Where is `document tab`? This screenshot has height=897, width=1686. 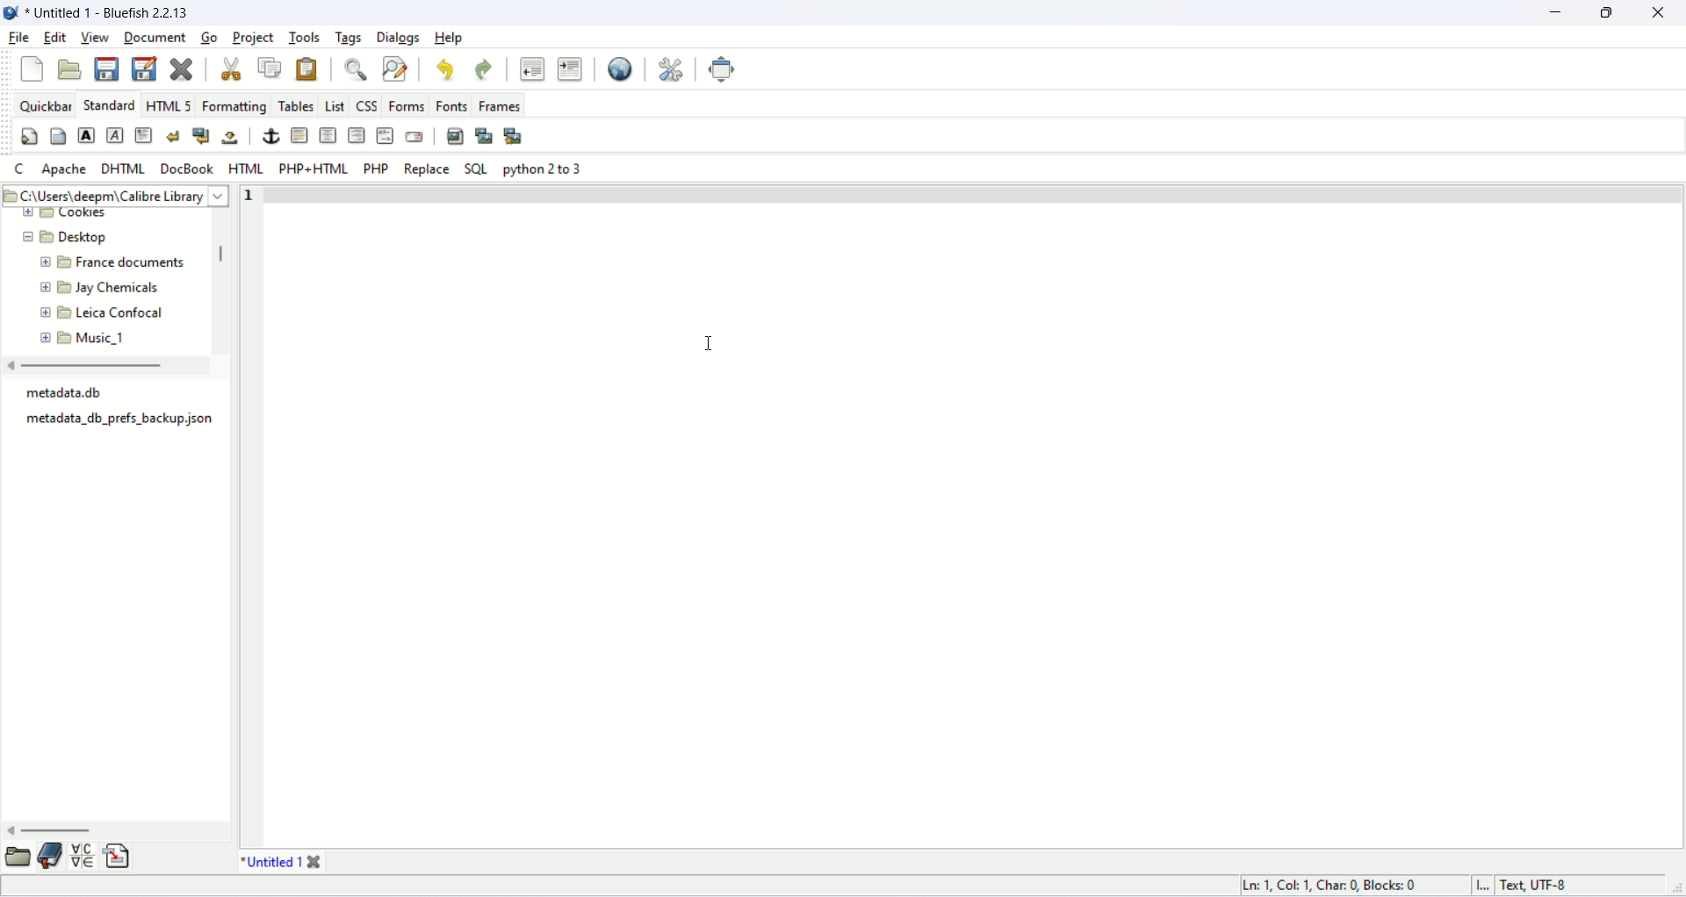
document tab is located at coordinates (270, 863).